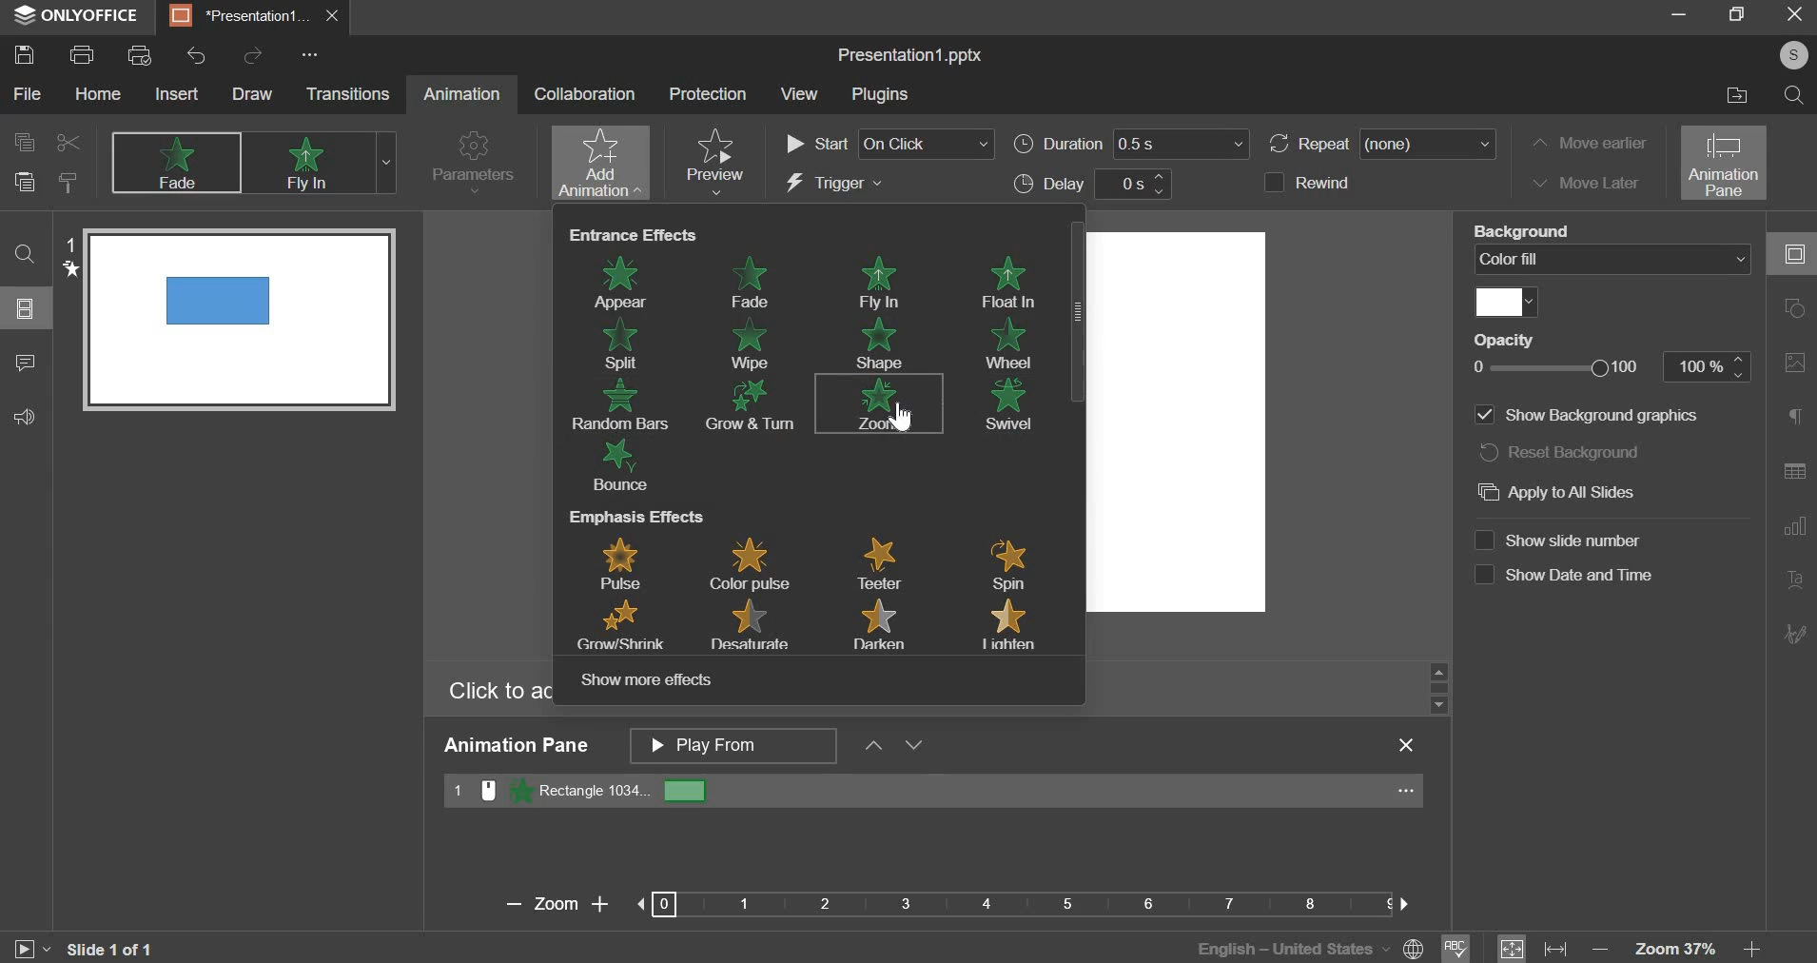  I want to click on Reset background, so click(1583, 456).